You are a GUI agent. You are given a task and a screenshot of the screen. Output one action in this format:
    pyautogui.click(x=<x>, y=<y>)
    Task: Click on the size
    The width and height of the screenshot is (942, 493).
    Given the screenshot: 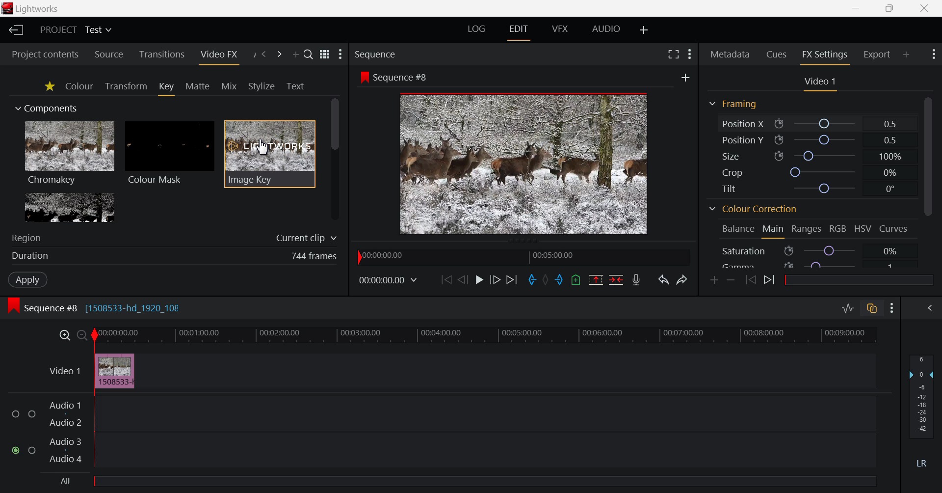 What is the action you would take?
    pyautogui.click(x=824, y=157)
    